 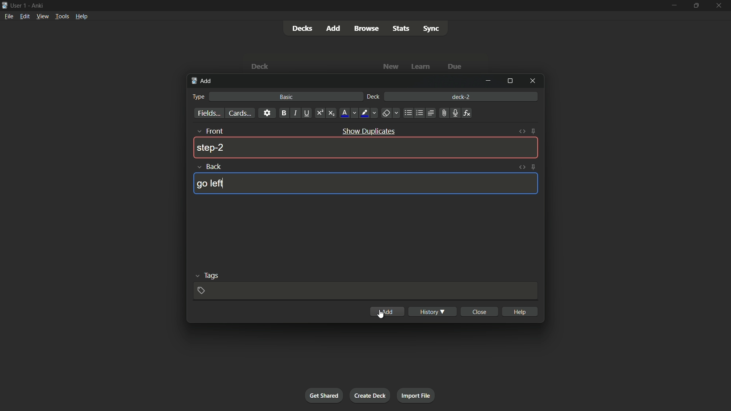 I want to click on show duplicates, so click(x=369, y=131).